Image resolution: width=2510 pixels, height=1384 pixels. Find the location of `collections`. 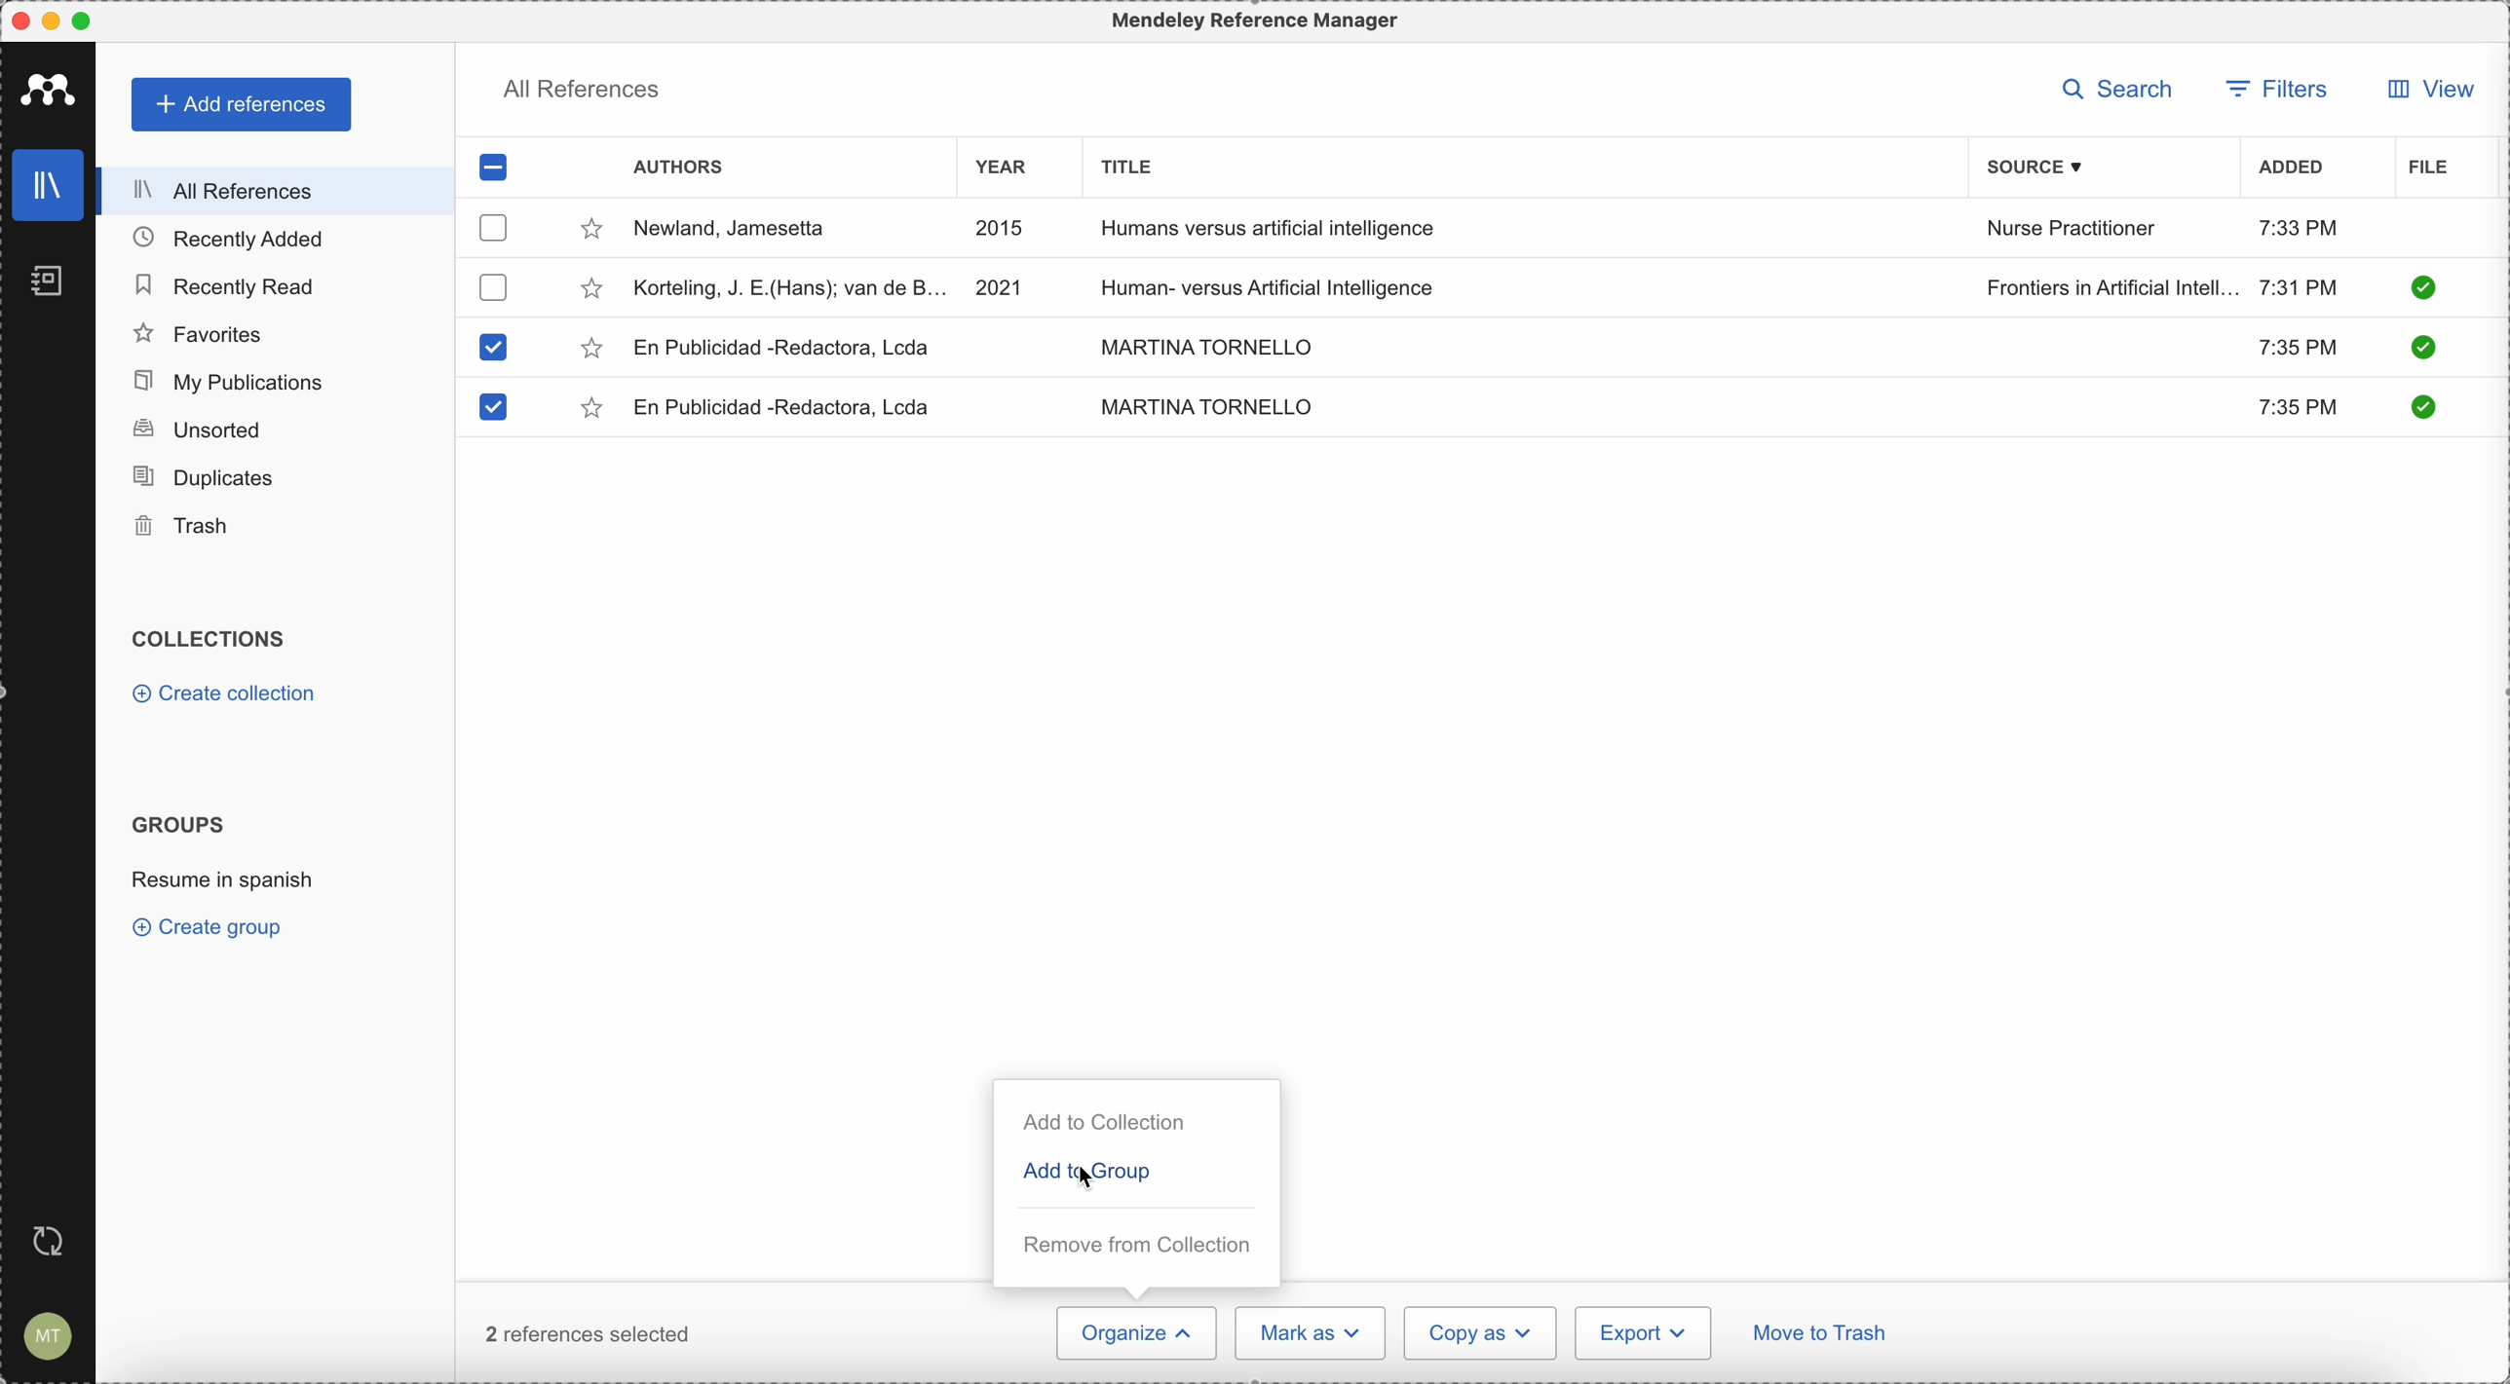

collections is located at coordinates (212, 639).